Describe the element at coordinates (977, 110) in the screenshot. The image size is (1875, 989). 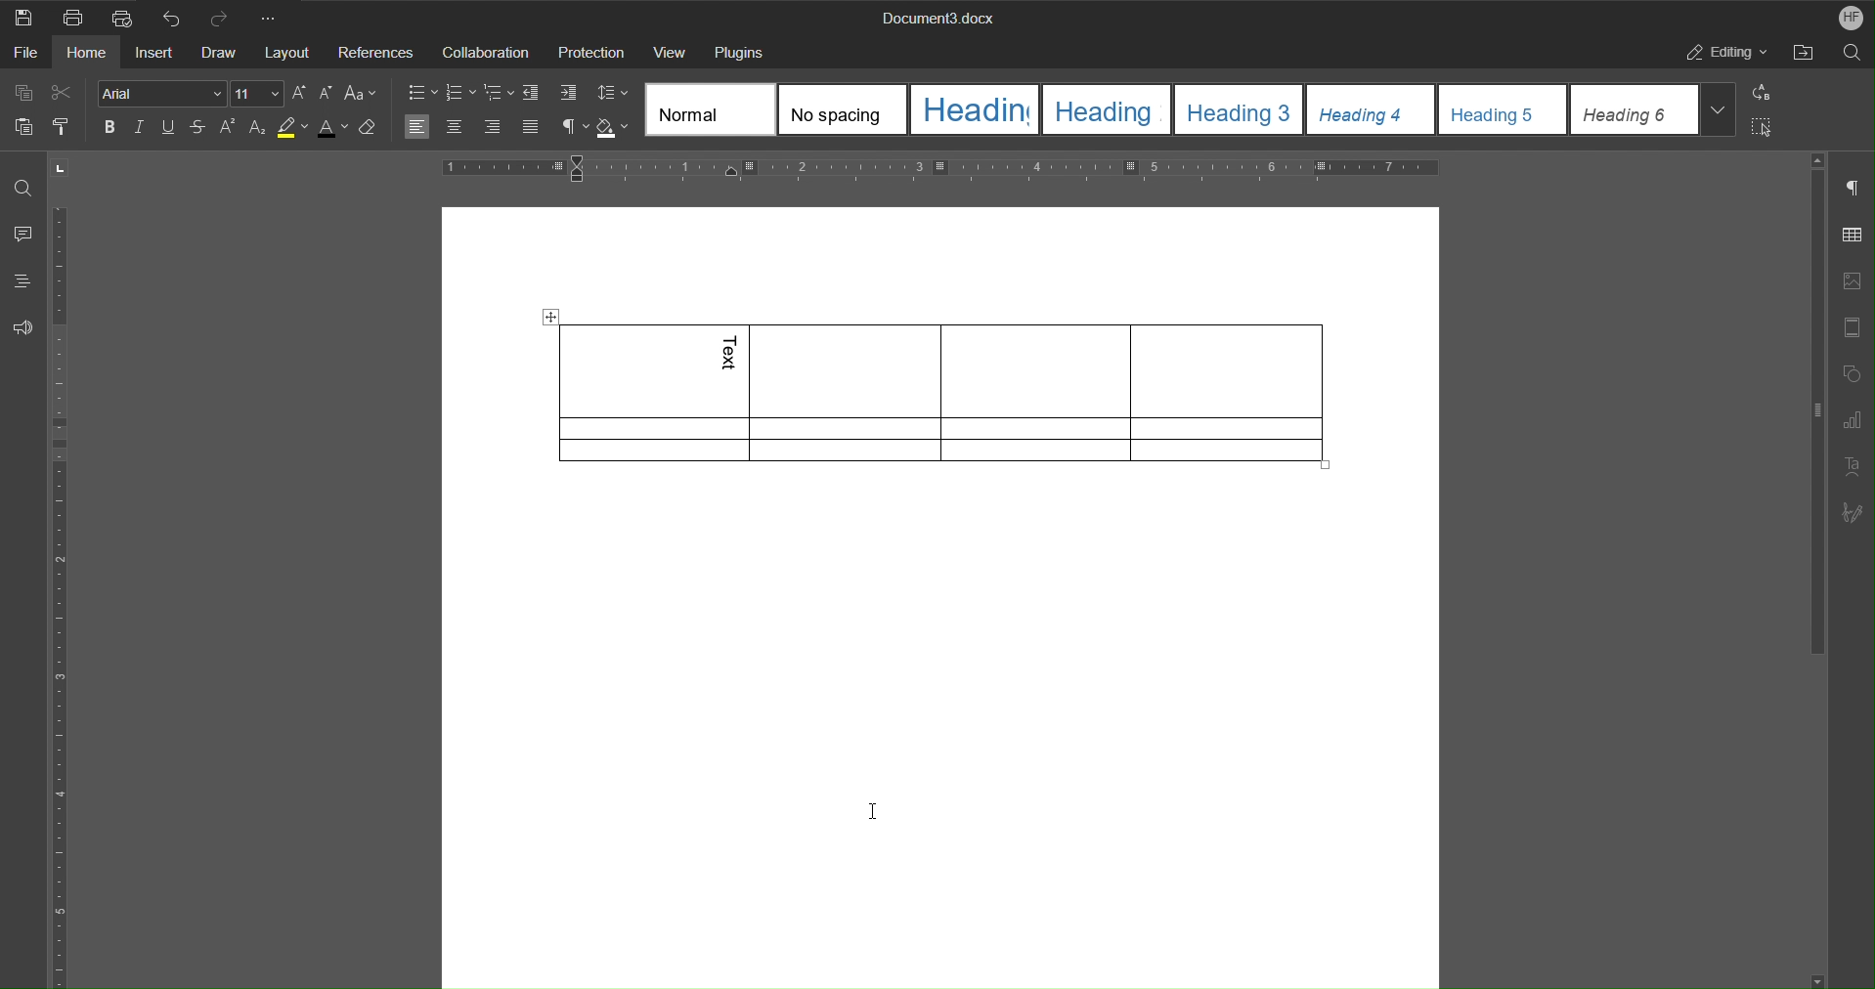
I see `Heading 1` at that location.